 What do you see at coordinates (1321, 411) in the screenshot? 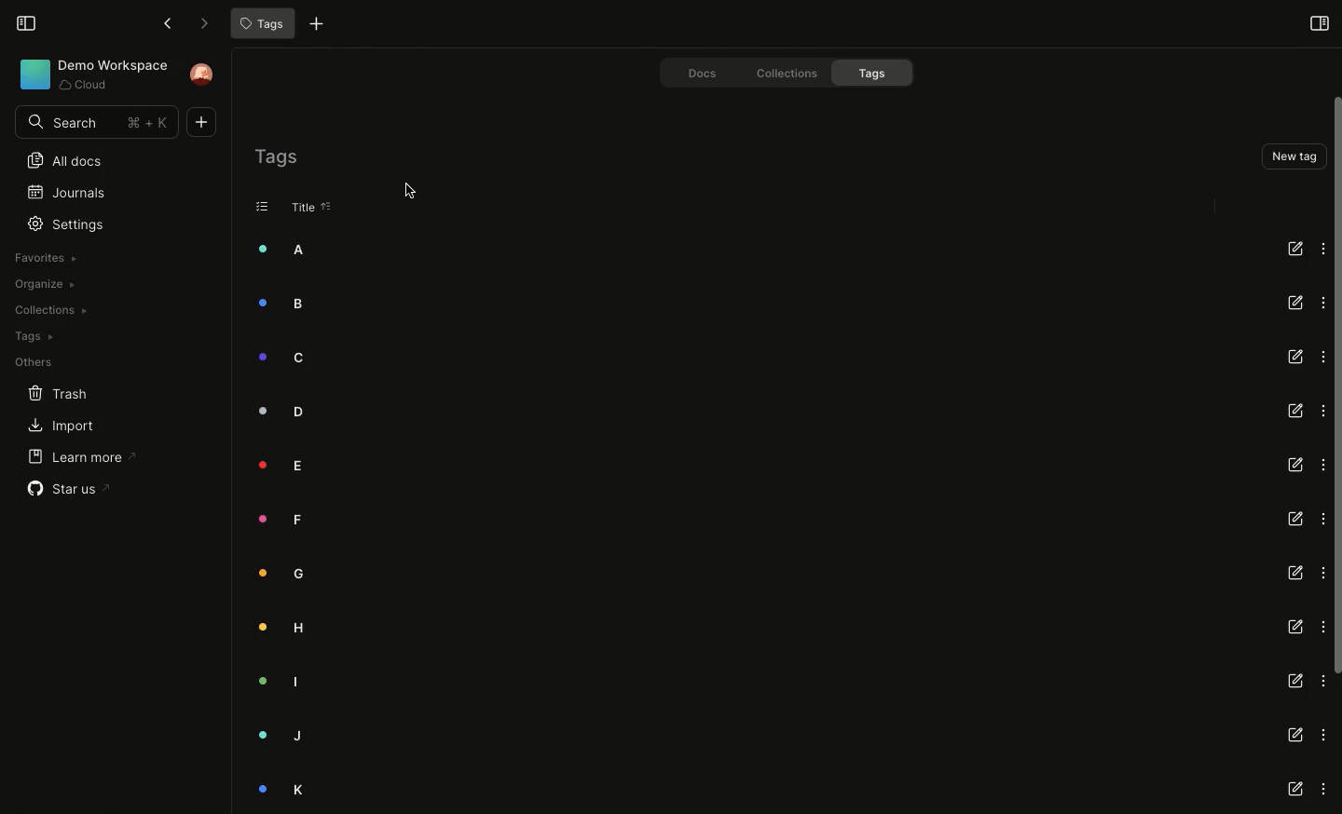
I see `Options` at bounding box center [1321, 411].